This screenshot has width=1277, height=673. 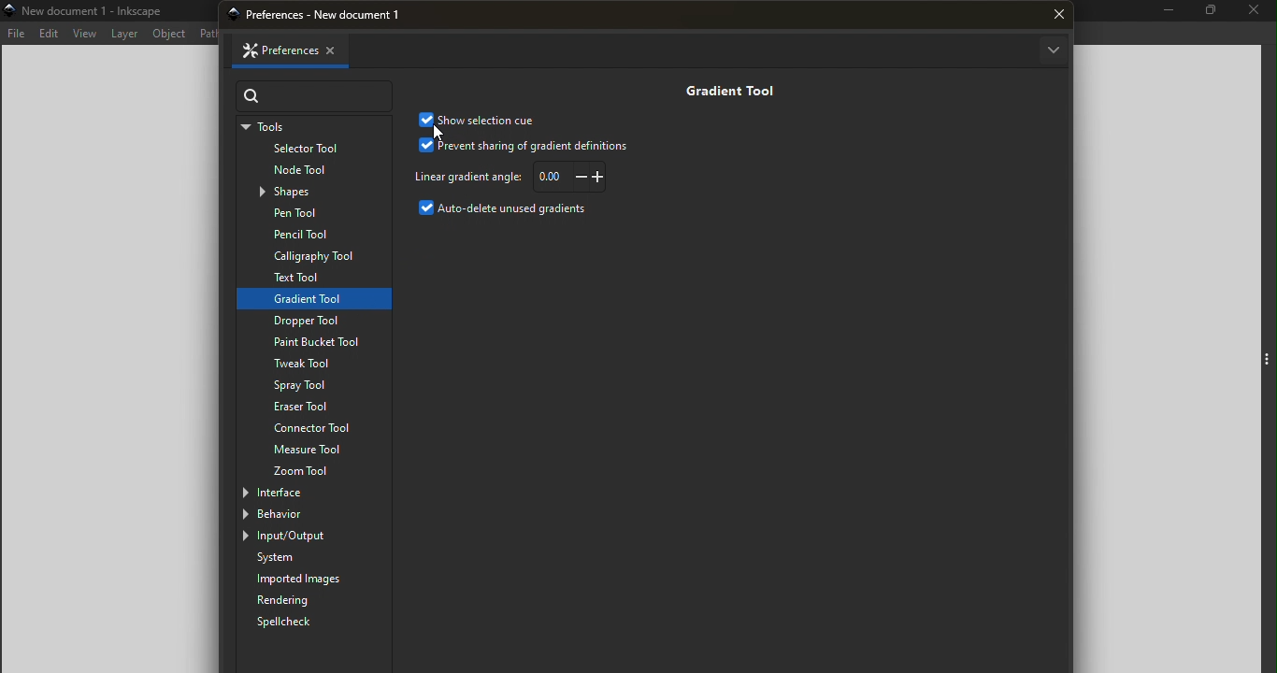 I want to click on Spray tool, so click(x=306, y=386).